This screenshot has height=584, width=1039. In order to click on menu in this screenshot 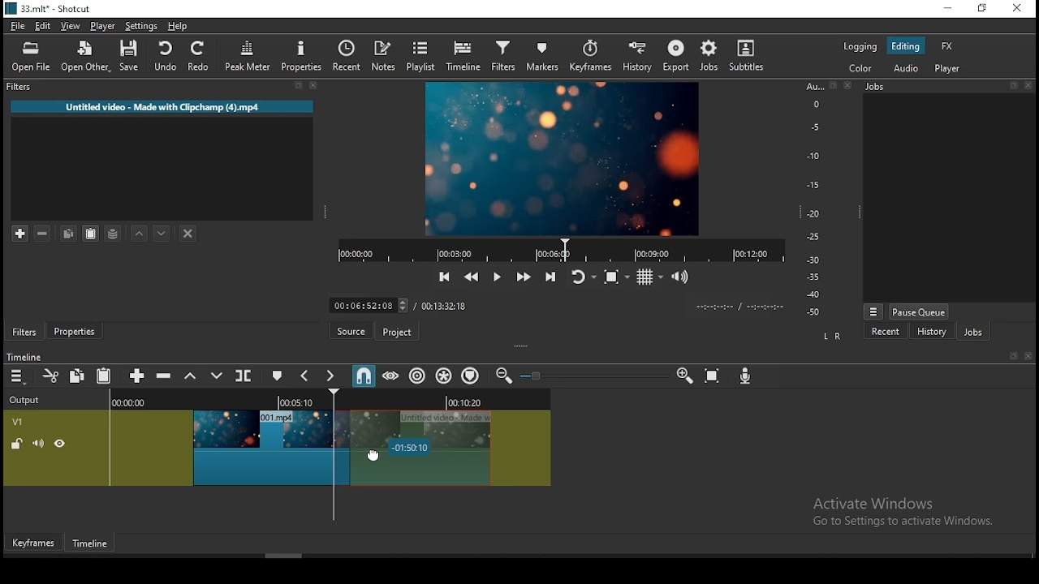, I will do `click(18, 376)`.